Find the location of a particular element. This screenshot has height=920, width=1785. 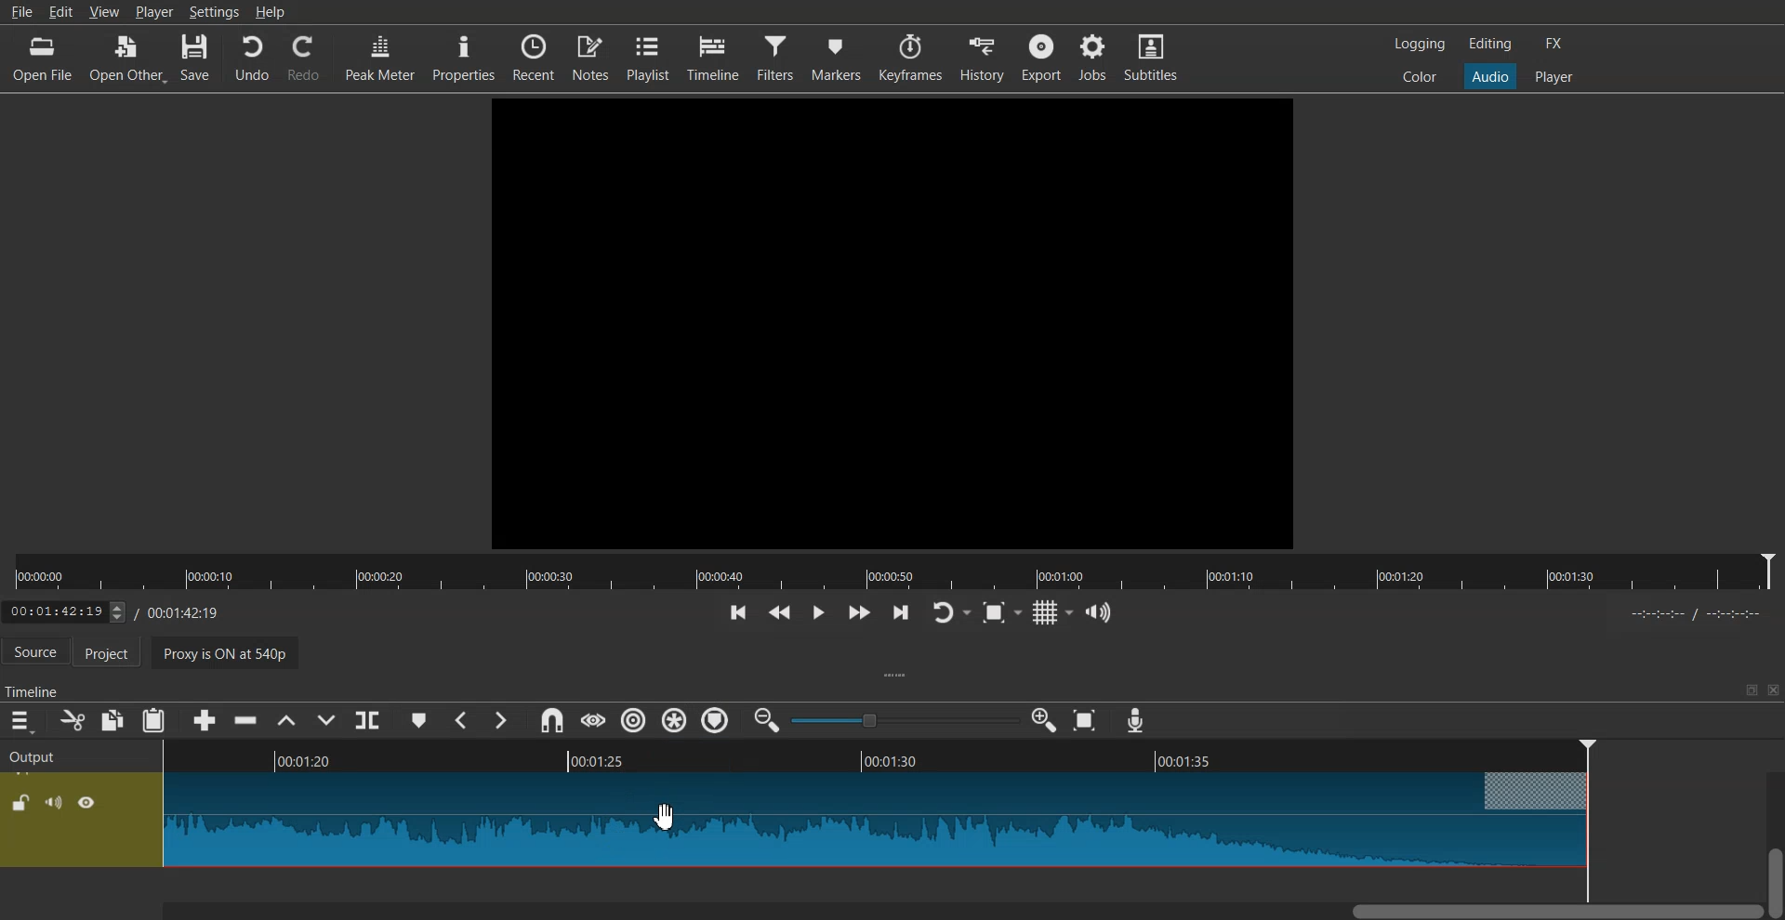

Toggle Zoom is located at coordinates (1003, 613).